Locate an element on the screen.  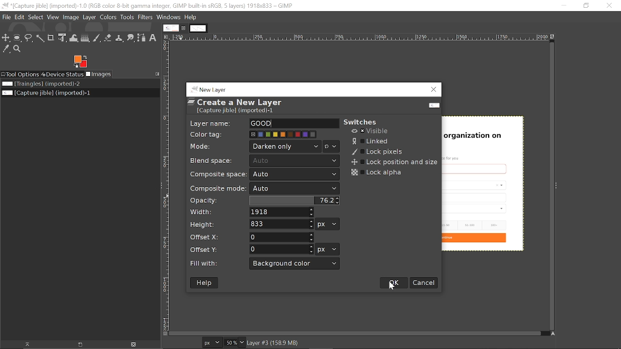
Close is located at coordinates (434, 90).